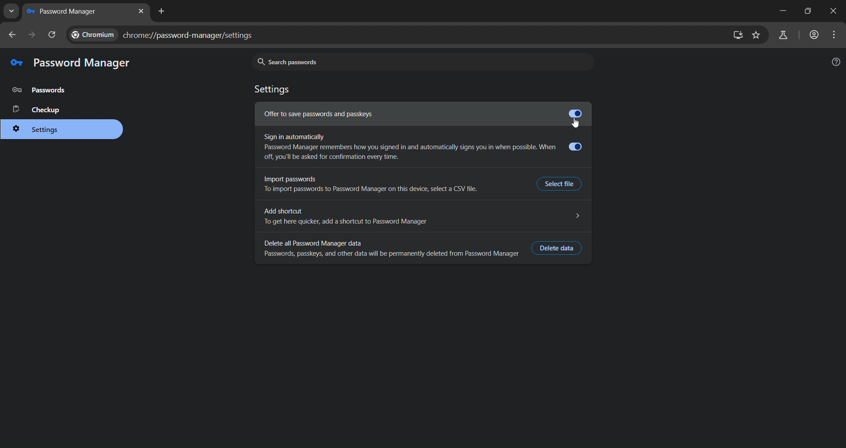 This screenshot has height=448, width=846. I want to click on delete data, so click(557, 249).